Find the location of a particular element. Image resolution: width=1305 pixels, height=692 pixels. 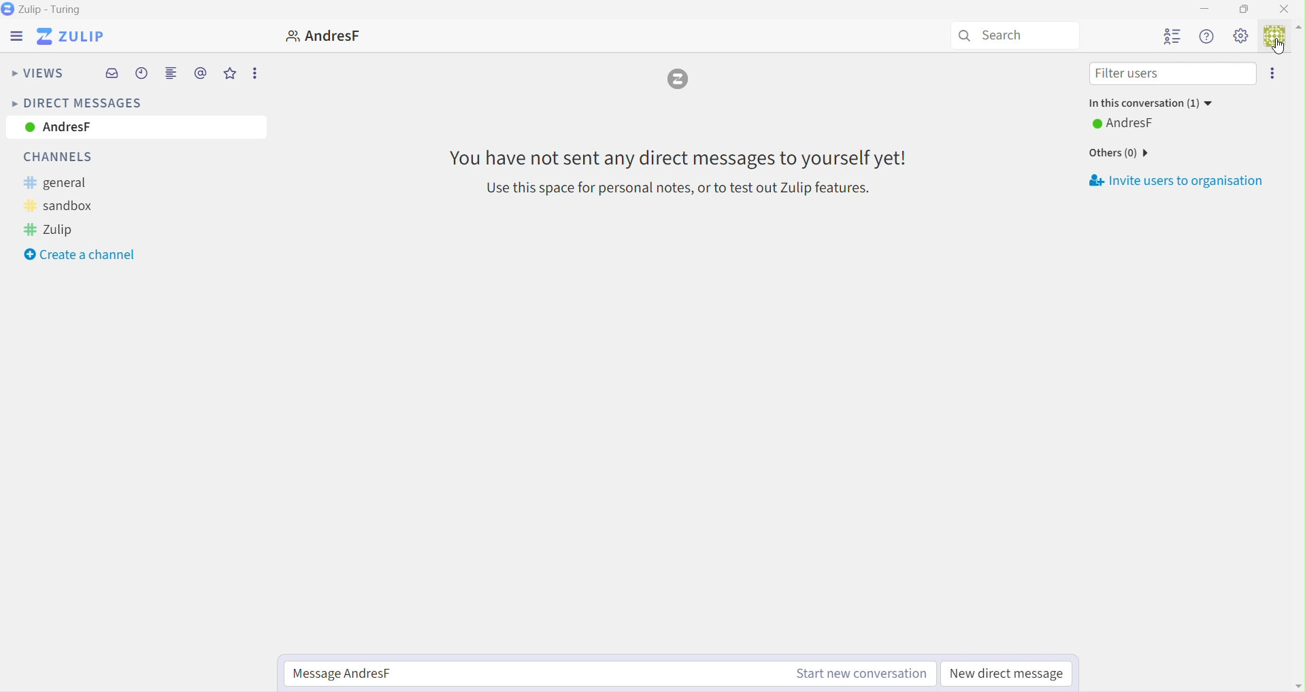

general is located at coordinates (66, 184).